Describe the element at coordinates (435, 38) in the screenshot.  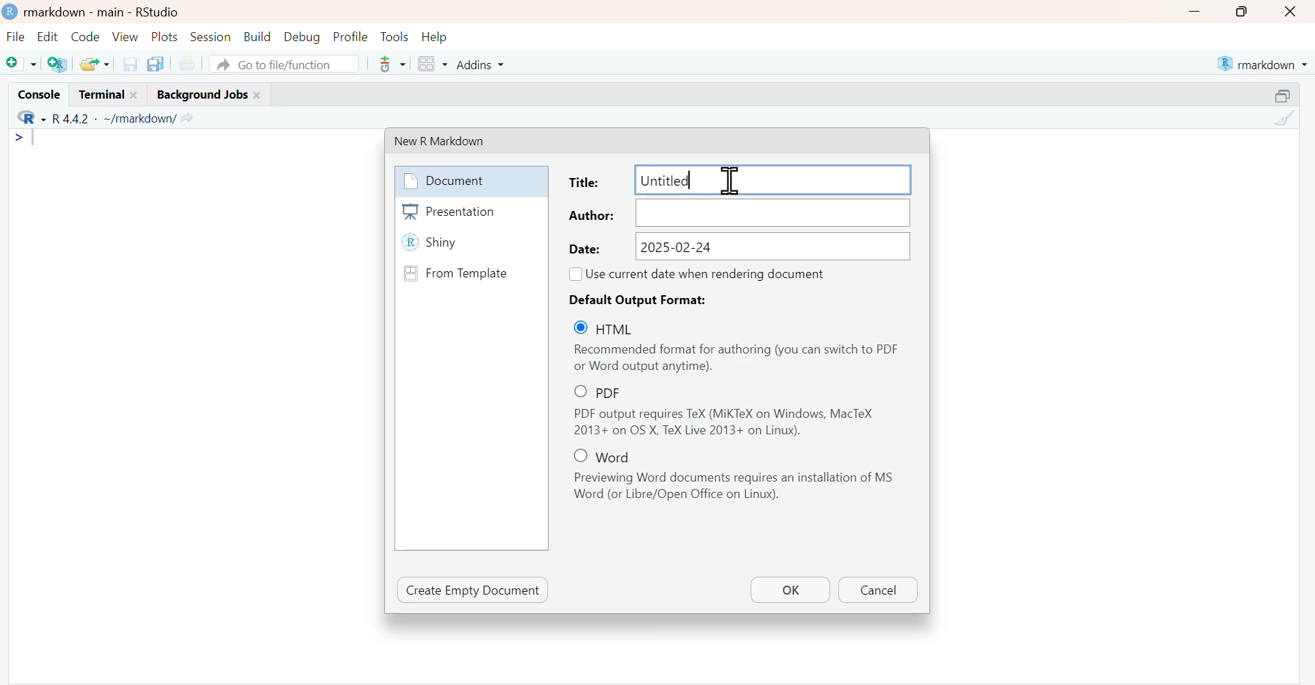
I see `Help` at that location.